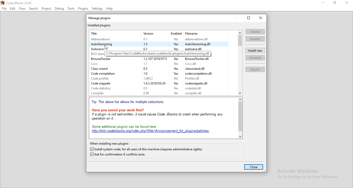  I want to click on 1.1, so click(147, 63).